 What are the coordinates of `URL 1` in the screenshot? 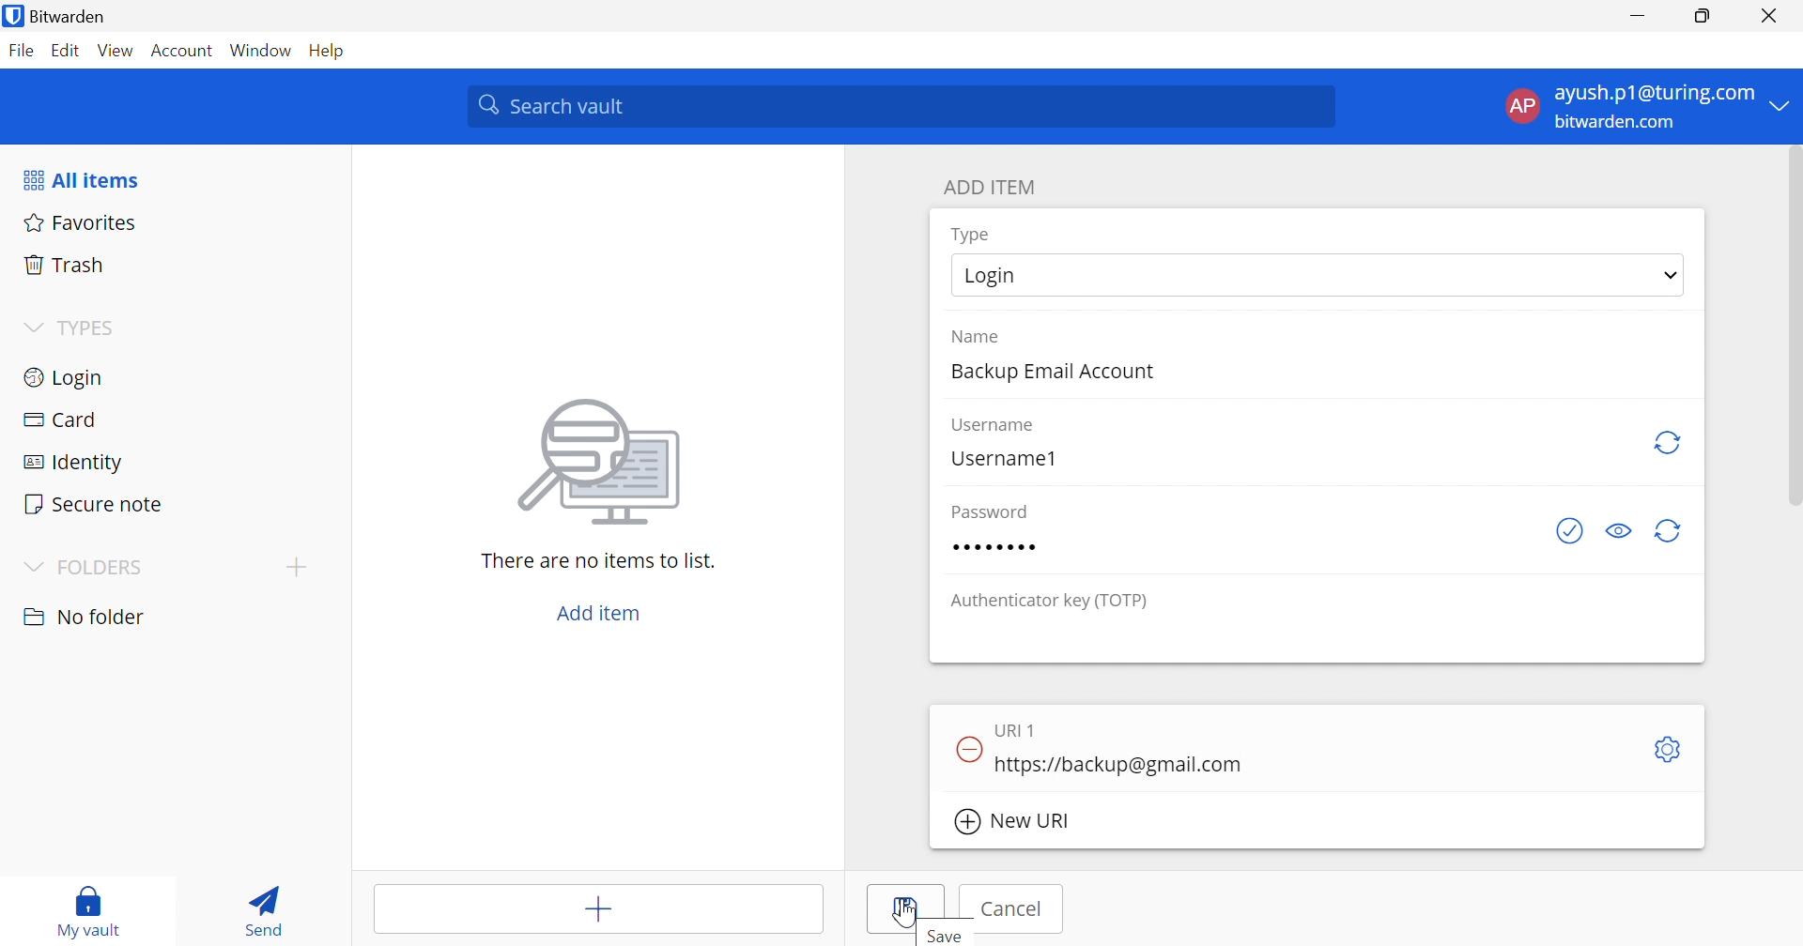 It's located at (1017, 730).